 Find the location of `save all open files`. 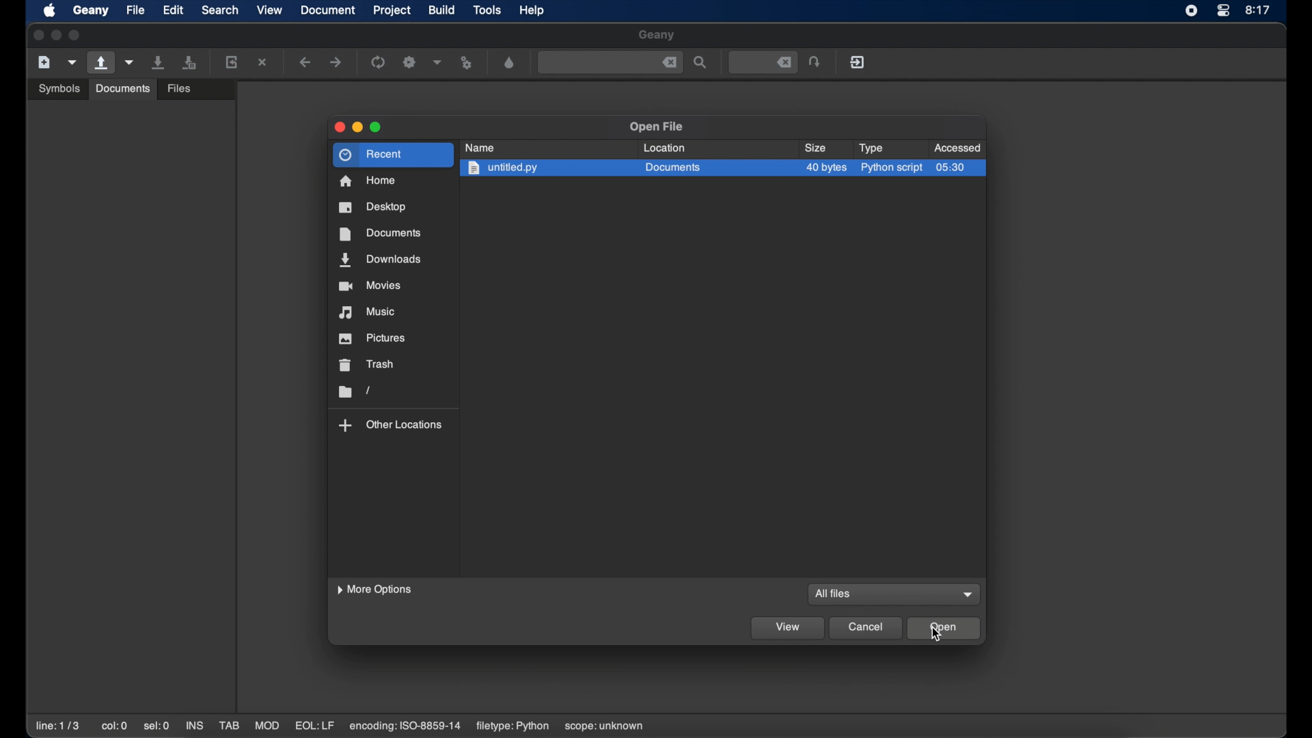

save all open files is located at coordinates (189, 62).